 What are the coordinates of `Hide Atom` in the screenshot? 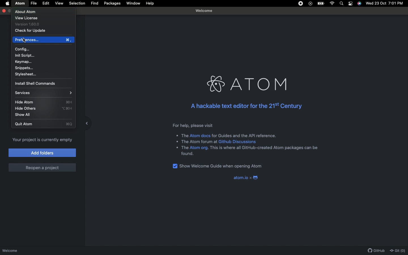 It's located at (44, 102).